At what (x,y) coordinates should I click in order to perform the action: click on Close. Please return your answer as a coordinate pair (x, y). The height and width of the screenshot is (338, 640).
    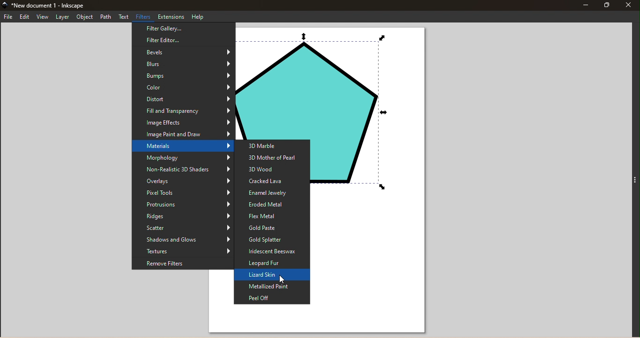
    Looking at the image, I should click on (630, 5).